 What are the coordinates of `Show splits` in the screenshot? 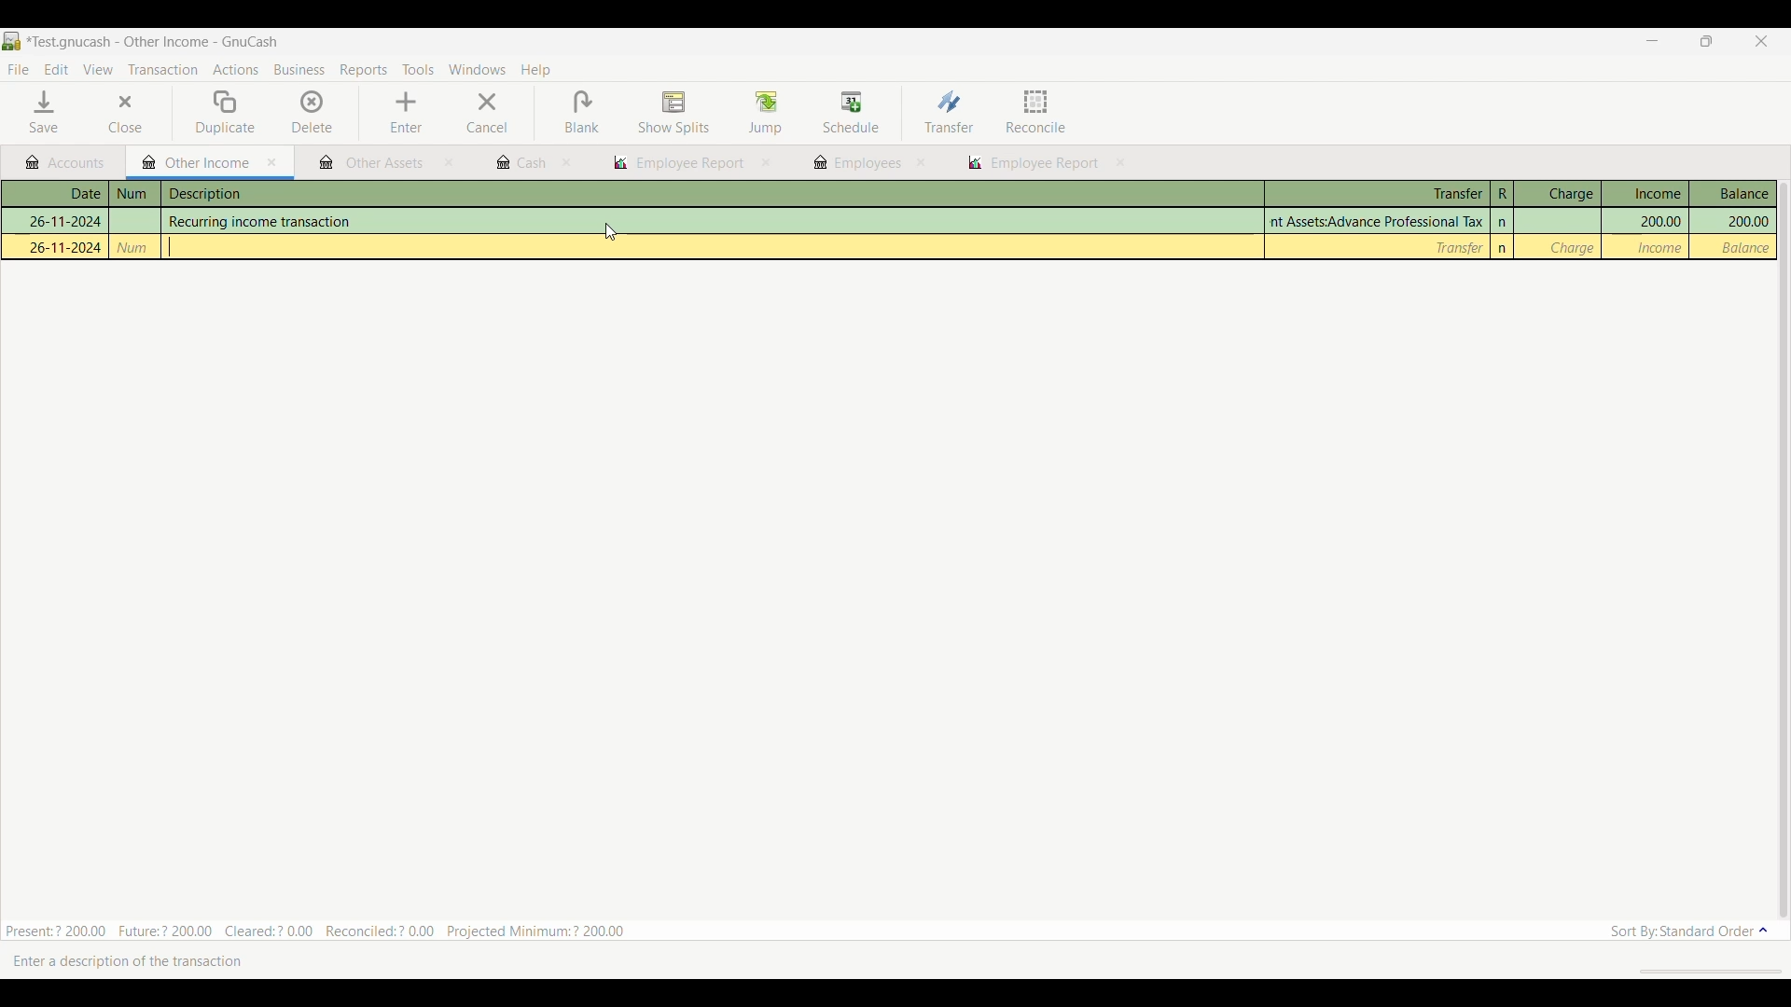 It's located at (674, 114).